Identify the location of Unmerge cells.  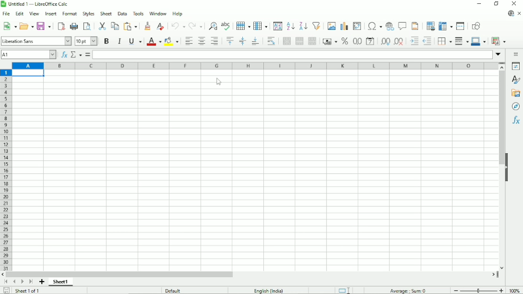
(312, 41).